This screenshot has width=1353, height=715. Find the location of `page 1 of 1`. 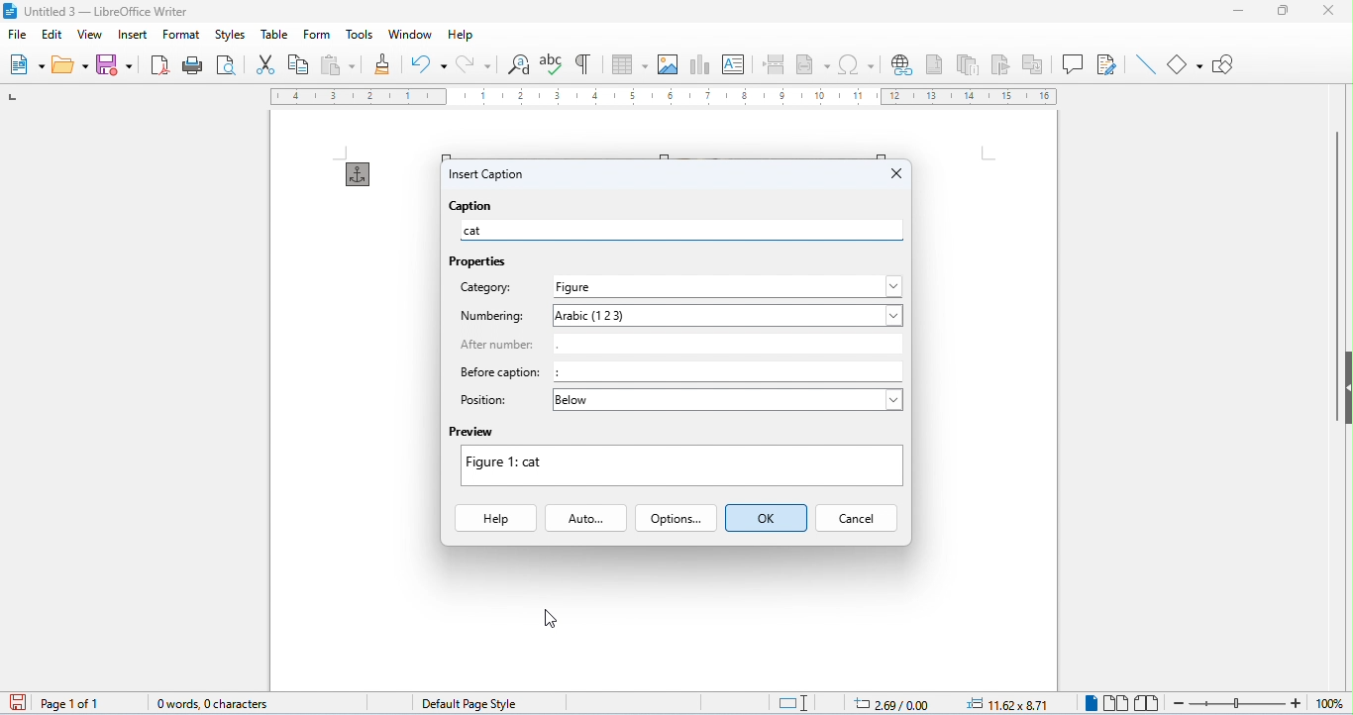

page 1 of 1 is located at coordinates (71, 703).